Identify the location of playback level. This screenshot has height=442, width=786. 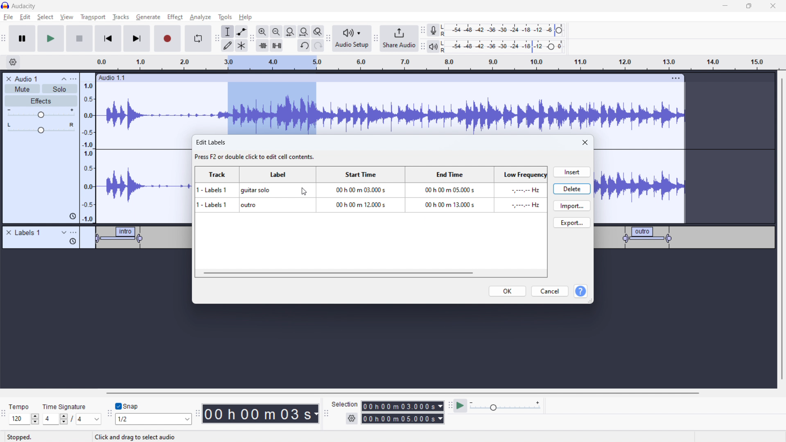
(508, 46).